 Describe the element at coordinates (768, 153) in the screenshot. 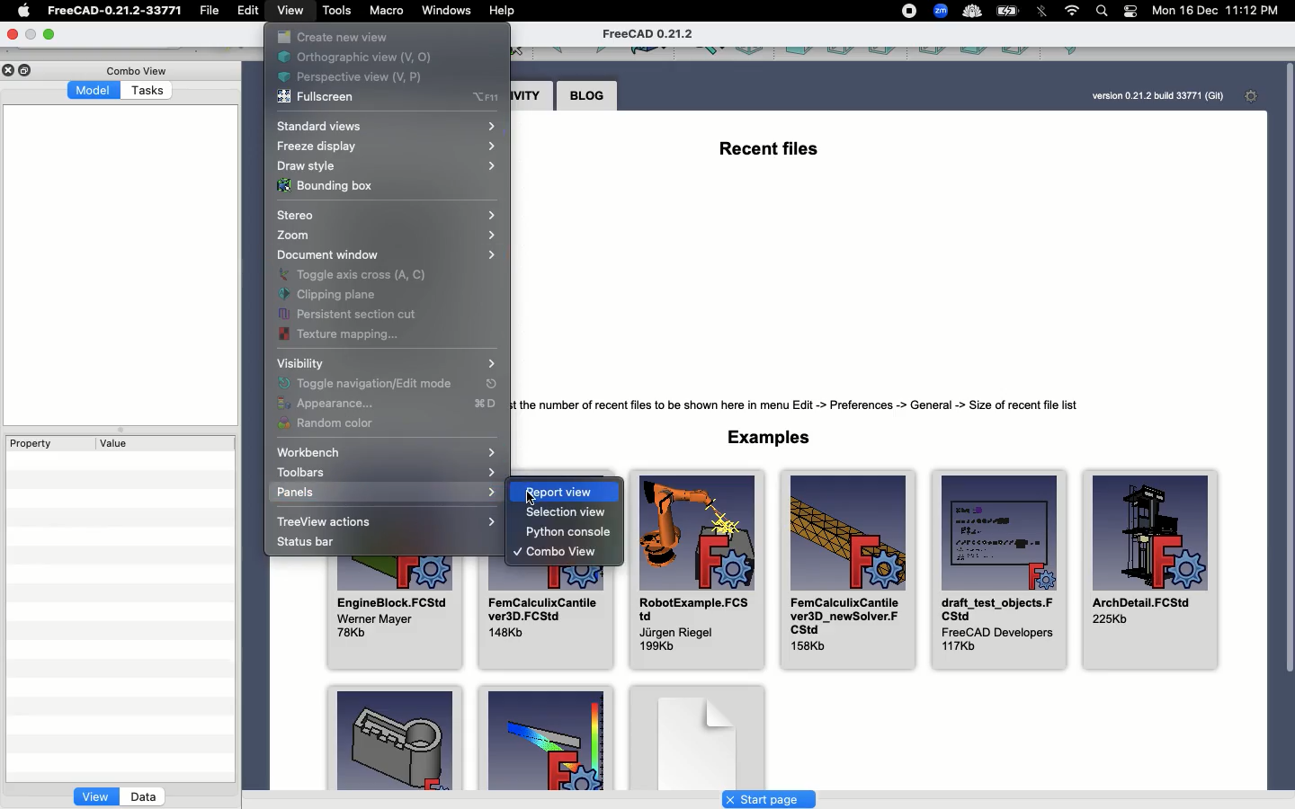

I see `Recent files` at that location.